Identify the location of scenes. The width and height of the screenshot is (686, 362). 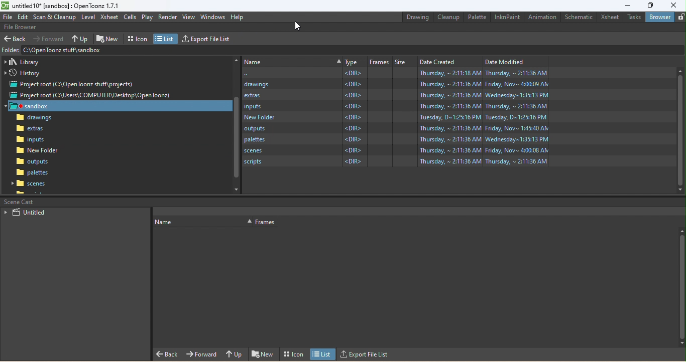
(395, 140).